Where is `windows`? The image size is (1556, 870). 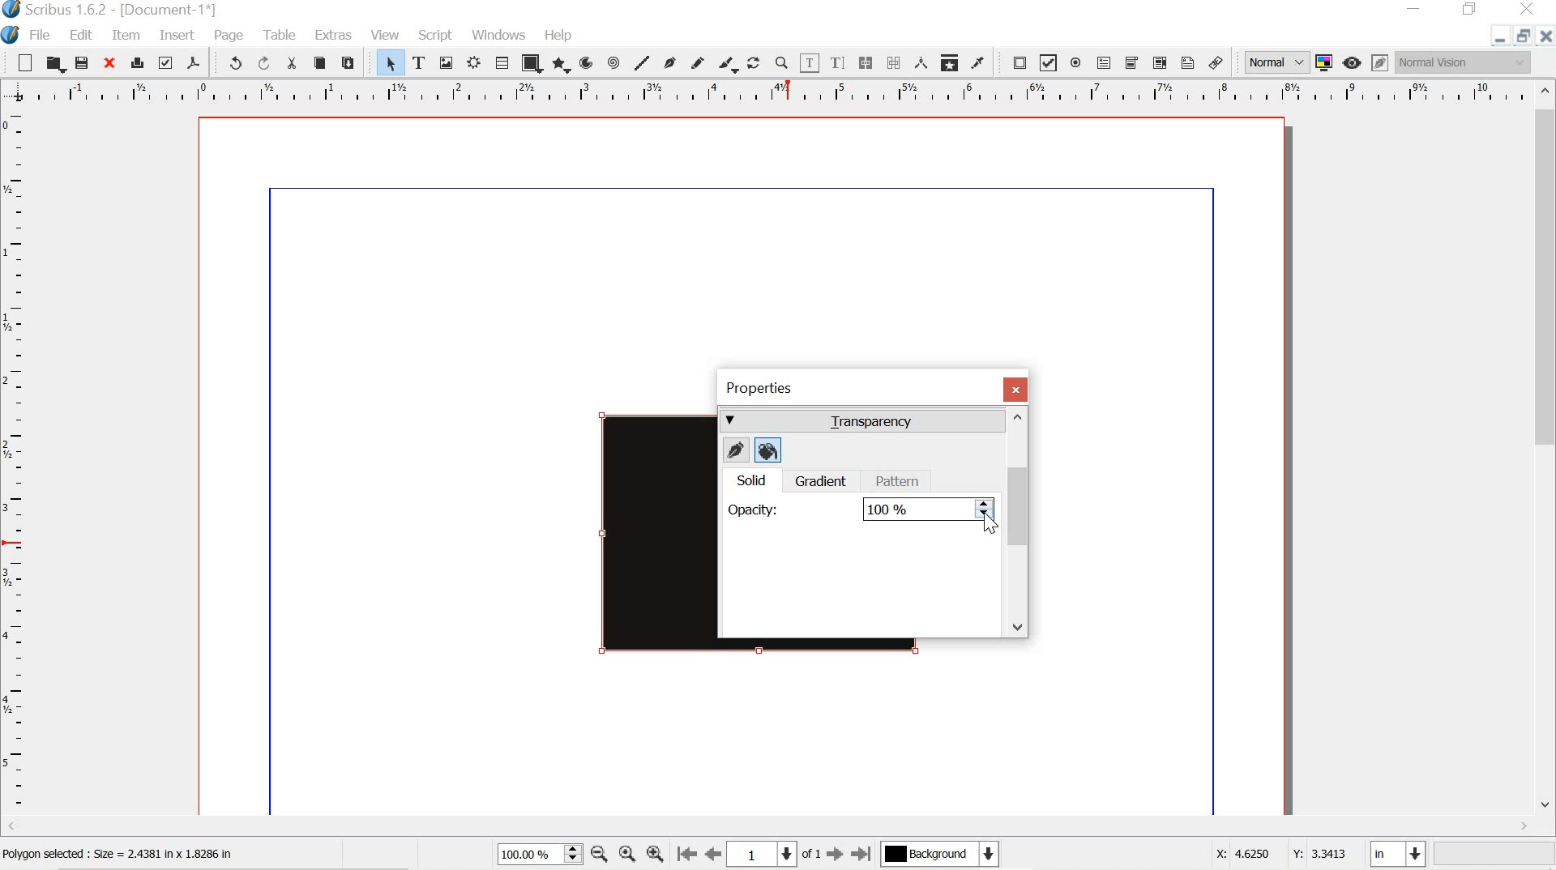
windows is located at coordinates (500, 34).